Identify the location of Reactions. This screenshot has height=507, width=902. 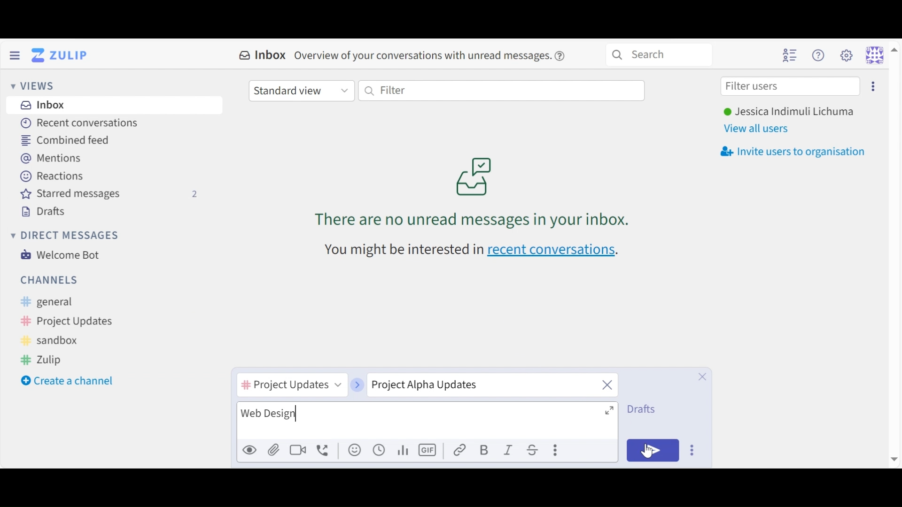
(52, 175).